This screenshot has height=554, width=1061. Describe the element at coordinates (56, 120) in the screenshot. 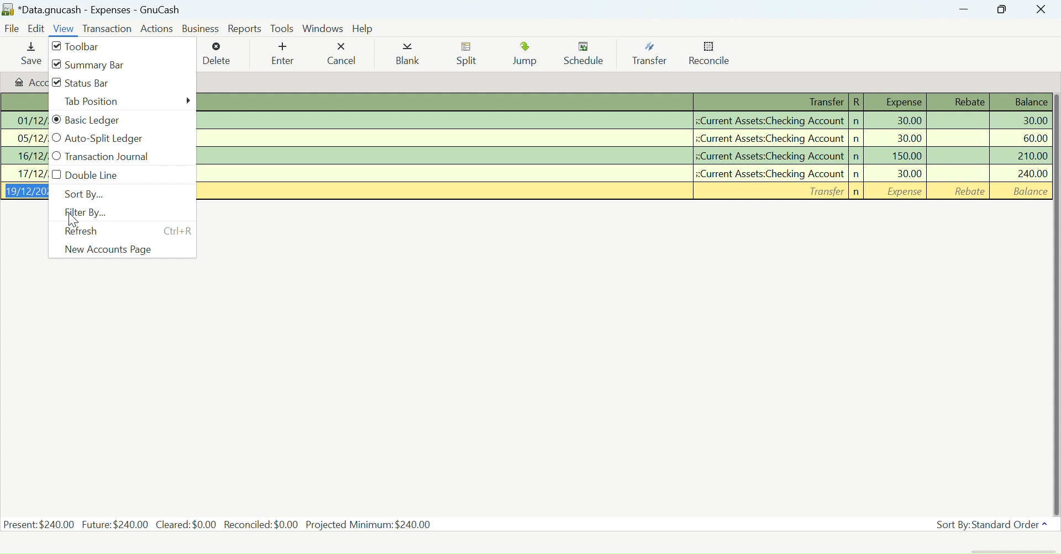

I see `Checkbox` at that location.